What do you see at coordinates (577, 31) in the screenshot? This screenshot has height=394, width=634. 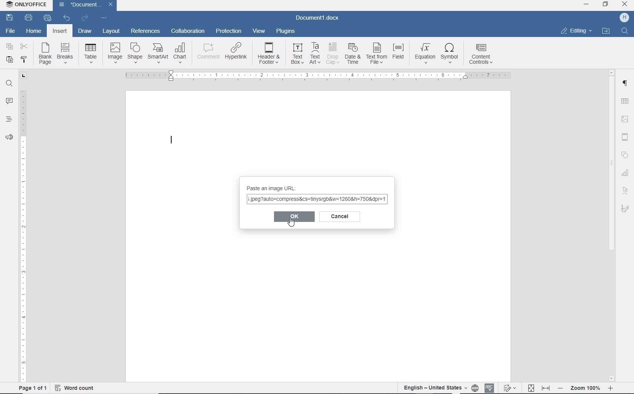 I see `editing` at bounding box center [577, 31].